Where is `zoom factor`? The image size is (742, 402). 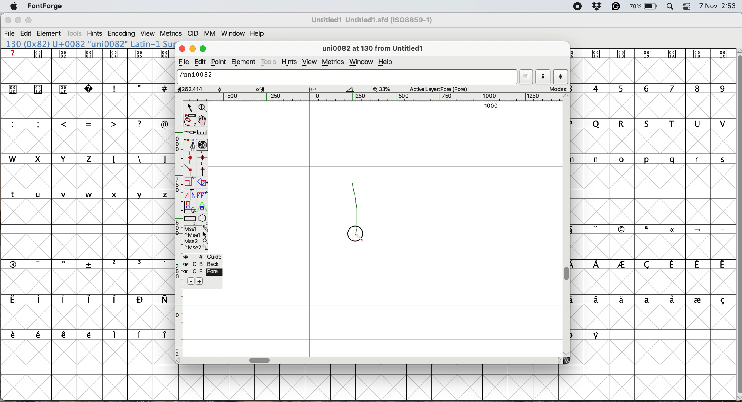 zoom factor is located at coordinates (383, 89).